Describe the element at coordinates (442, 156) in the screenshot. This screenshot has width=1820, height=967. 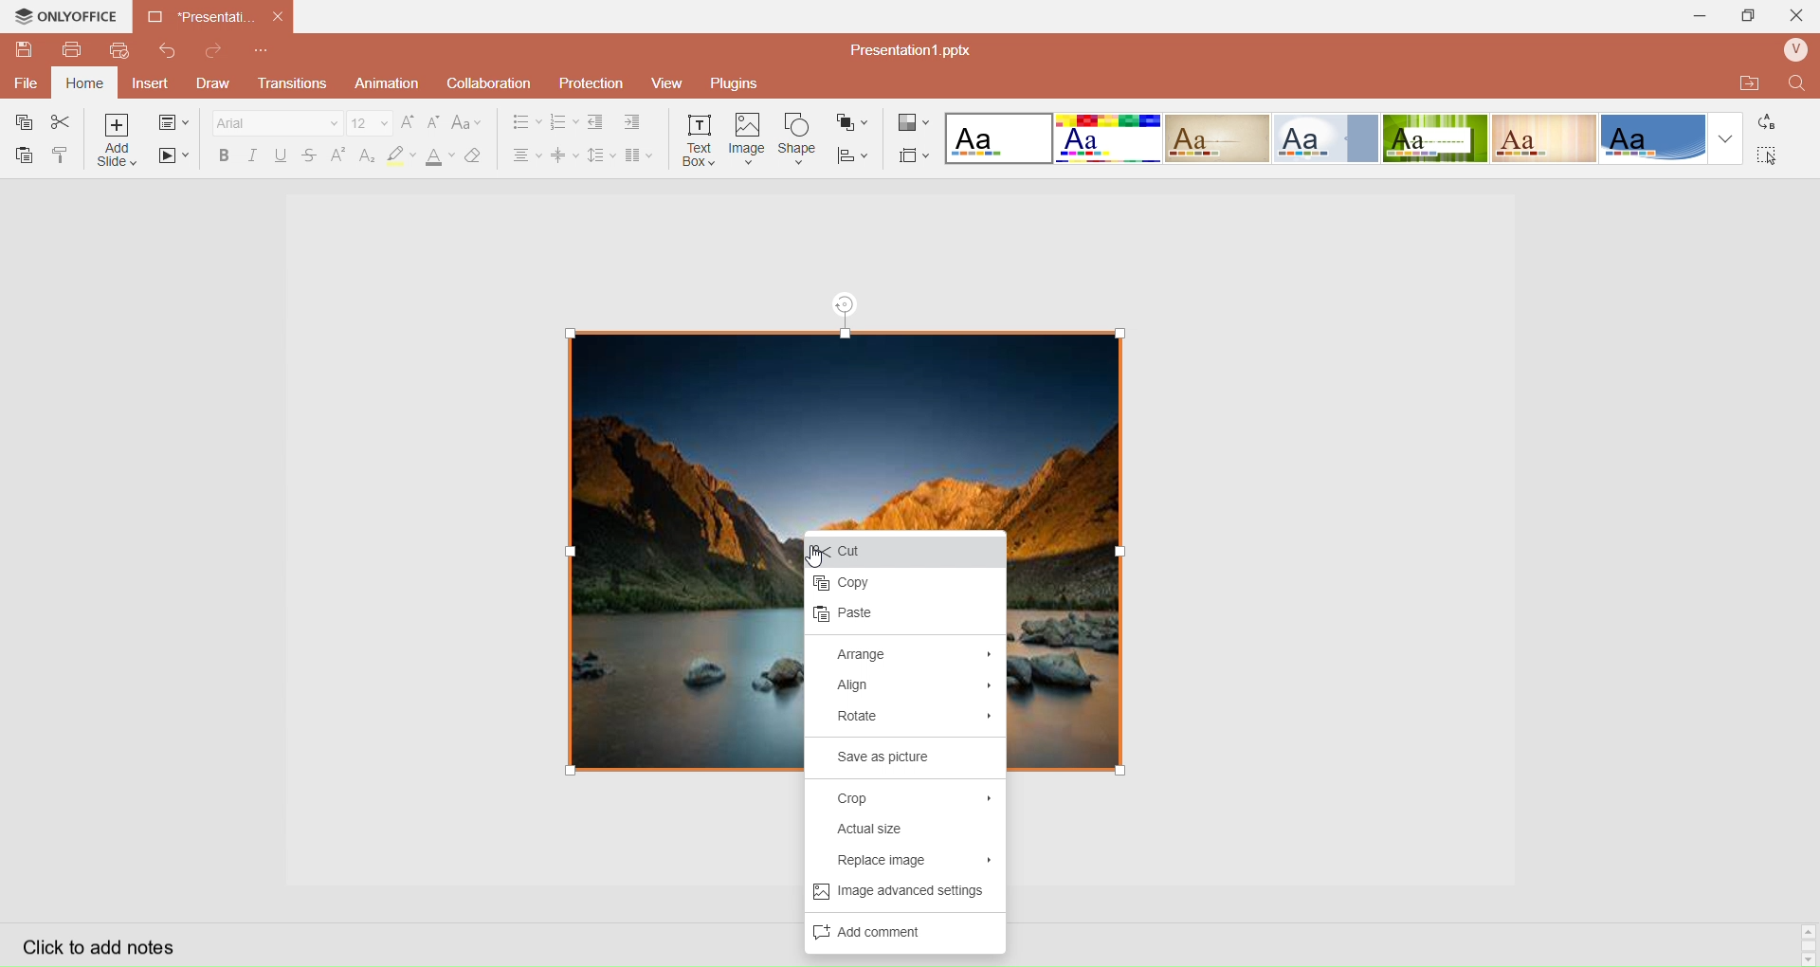
I see `Font Color` at that location.